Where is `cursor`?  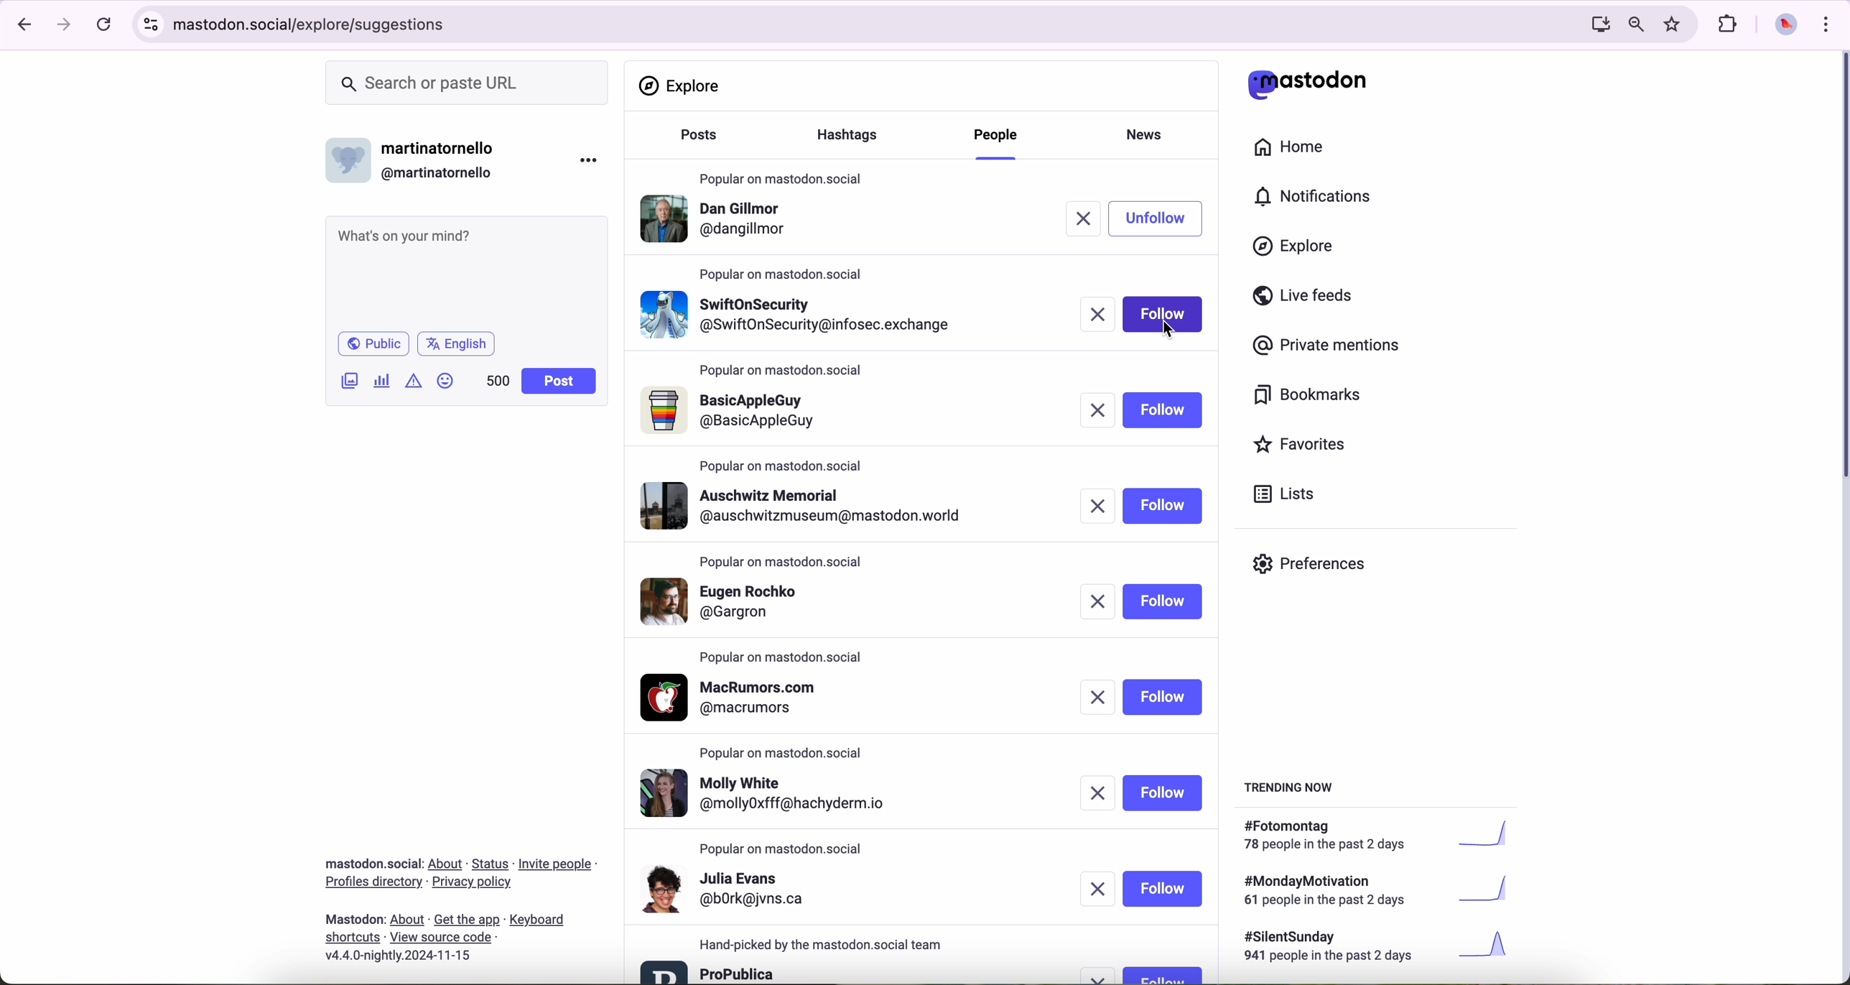
cursor is located at coordinates (1171, 333).